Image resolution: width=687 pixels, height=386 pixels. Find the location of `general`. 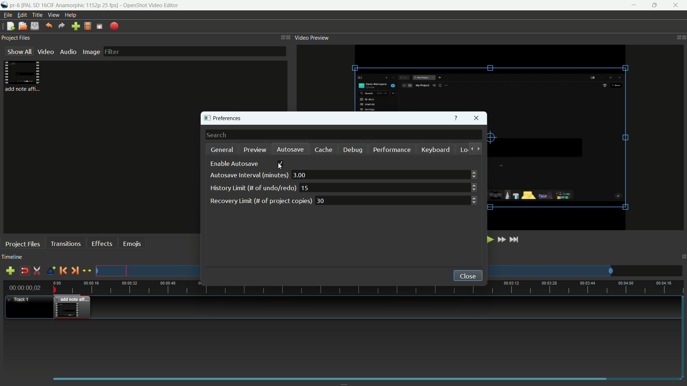

general is located at coordinates (222, 149).